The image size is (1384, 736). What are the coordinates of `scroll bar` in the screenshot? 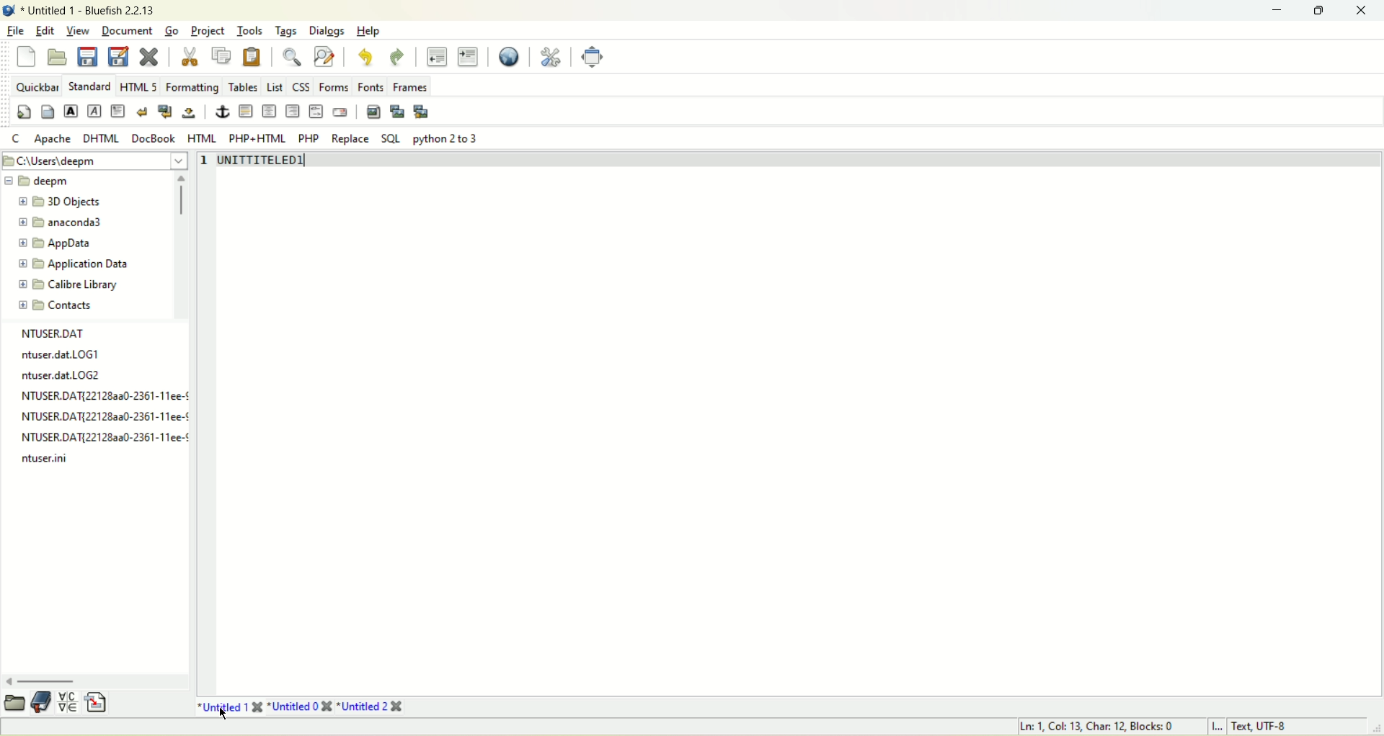 It's located at (64, 678).